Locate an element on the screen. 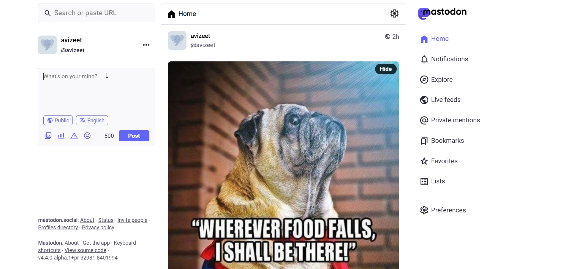 The image size is (566, 269). more option is located at coordinates (148, 46).